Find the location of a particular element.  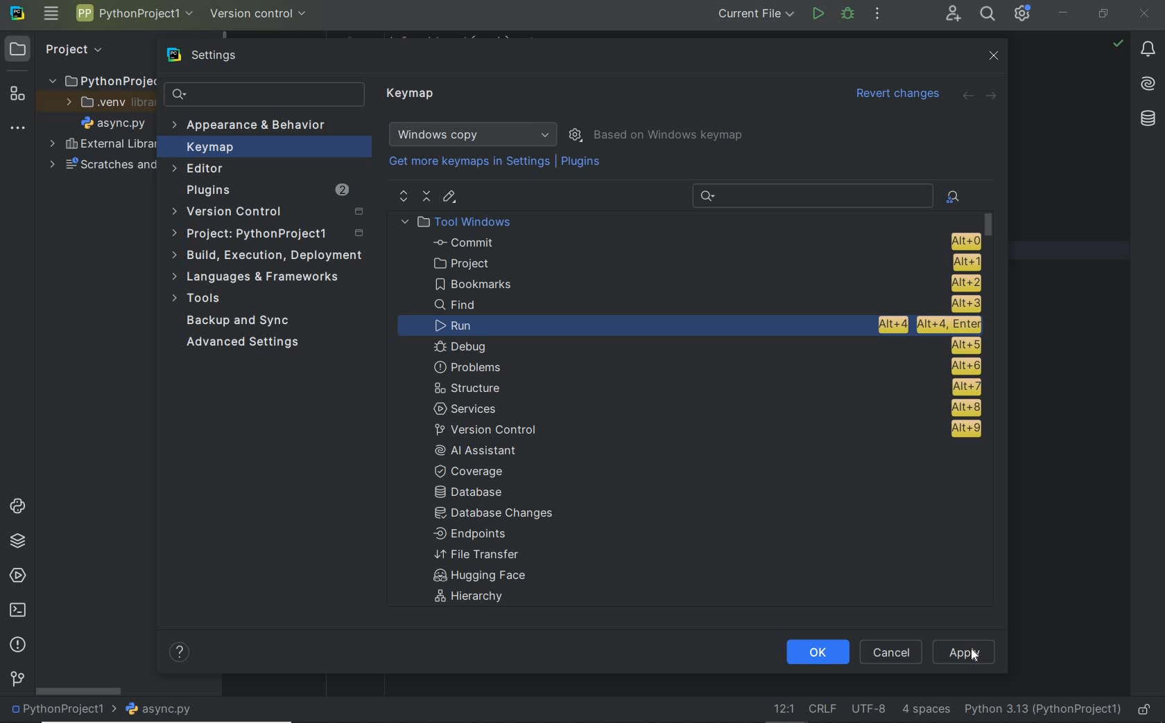

Cancel is located at coordinates (889, 652).